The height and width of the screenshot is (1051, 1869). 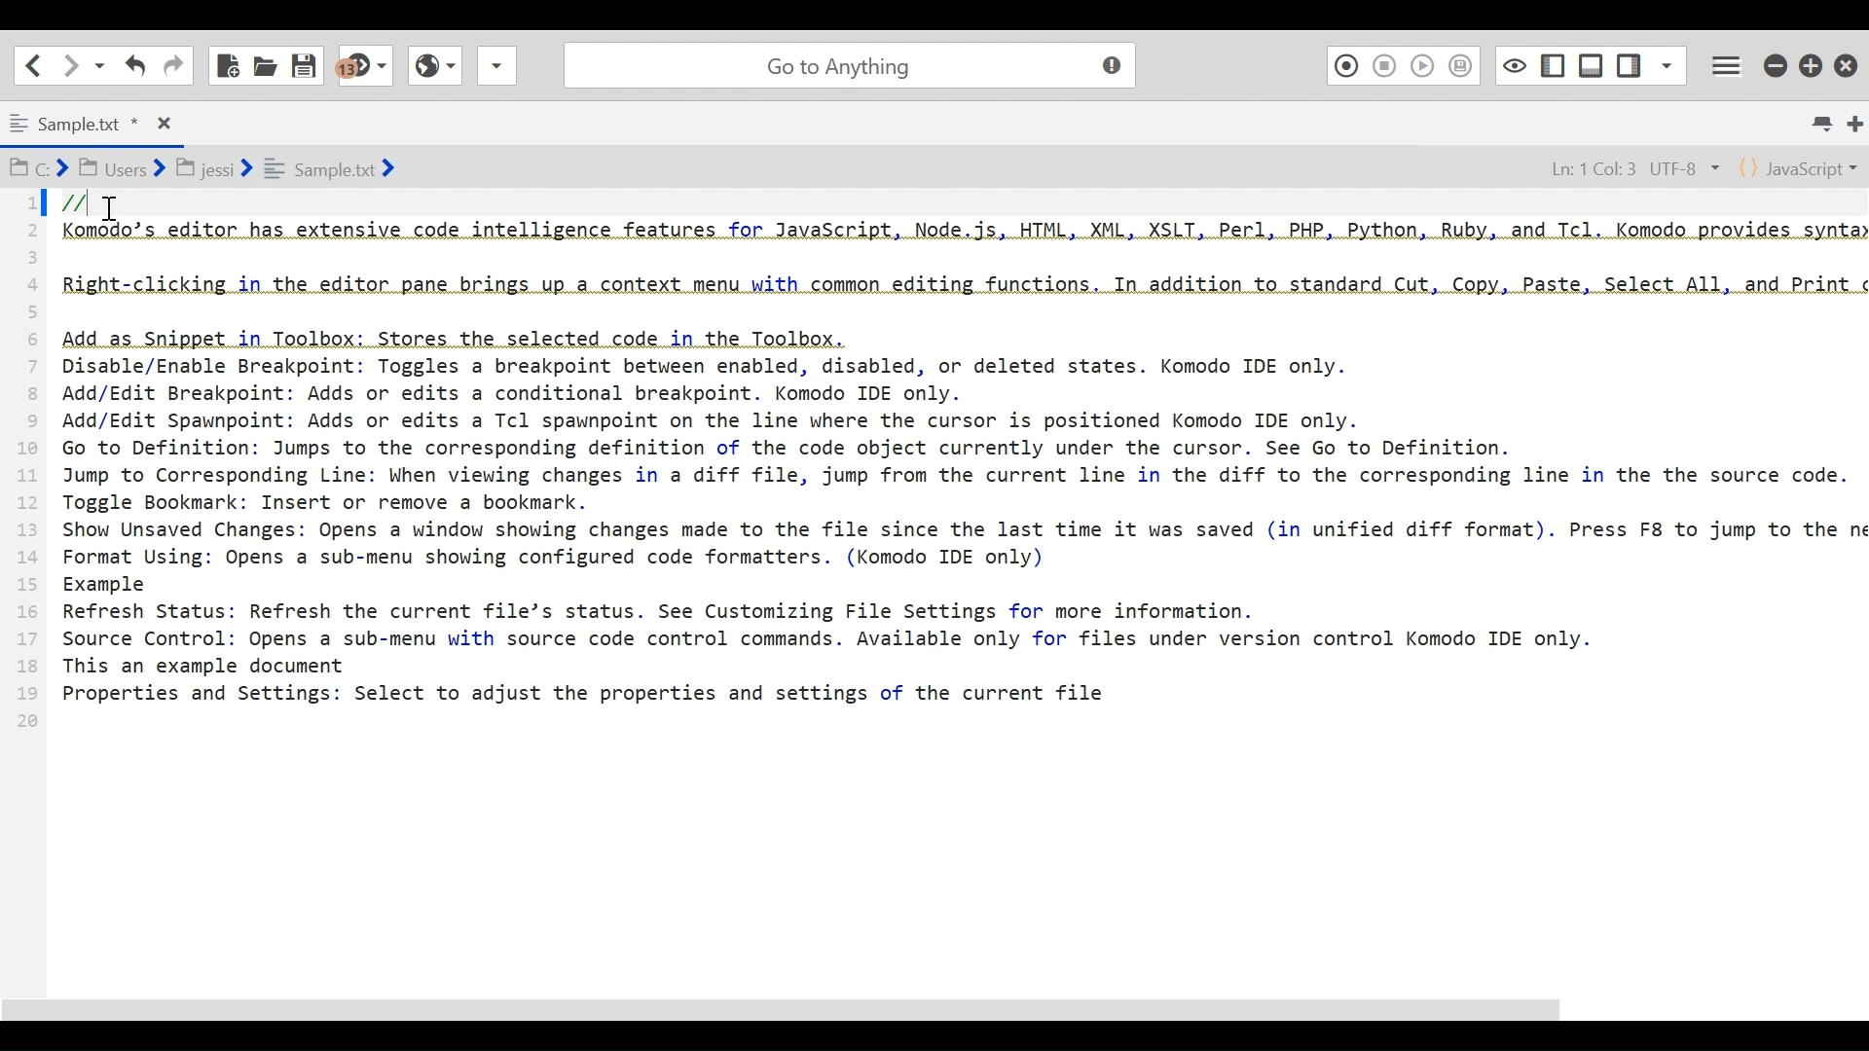 I want to click on Toggle Focus mode, so click(x=1512, y=64).